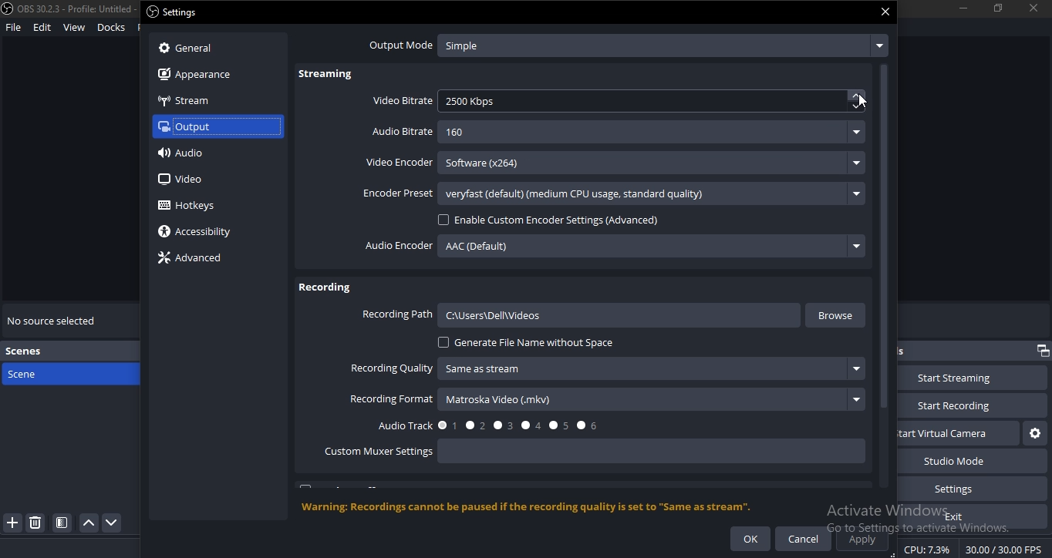  I want to click on down, so click(855, 107).